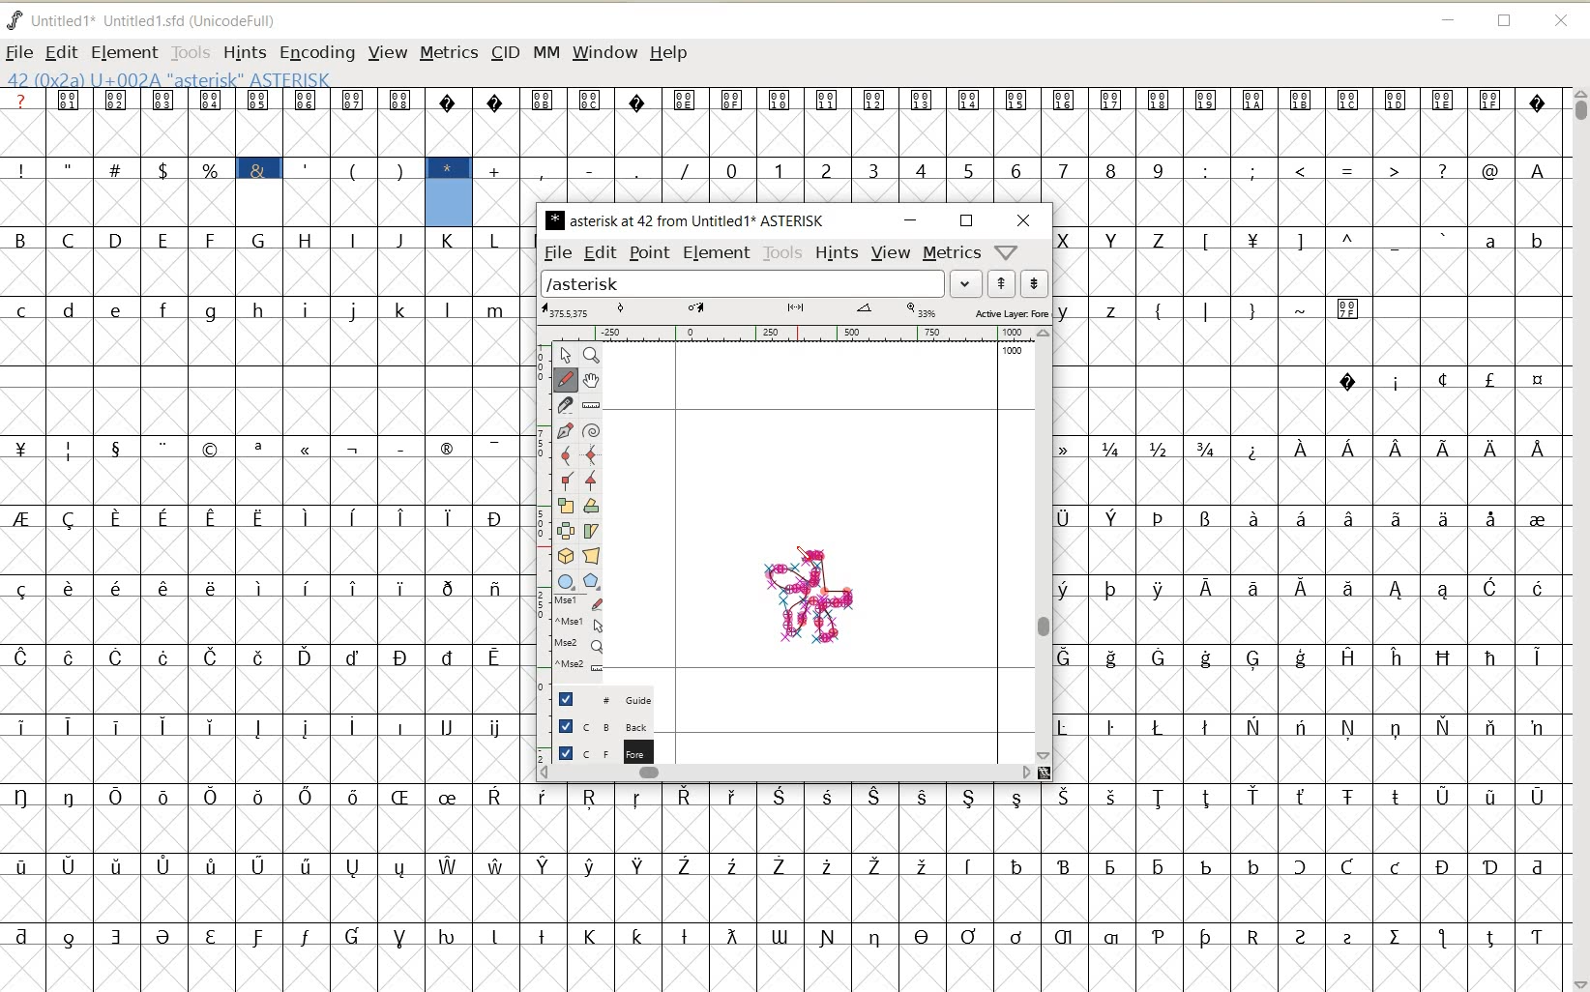 The width and height of the screenshot is (1590, 992). Describe the element at coordinates (450, 192) in the screenshot. I see `glyph selected` at that location.